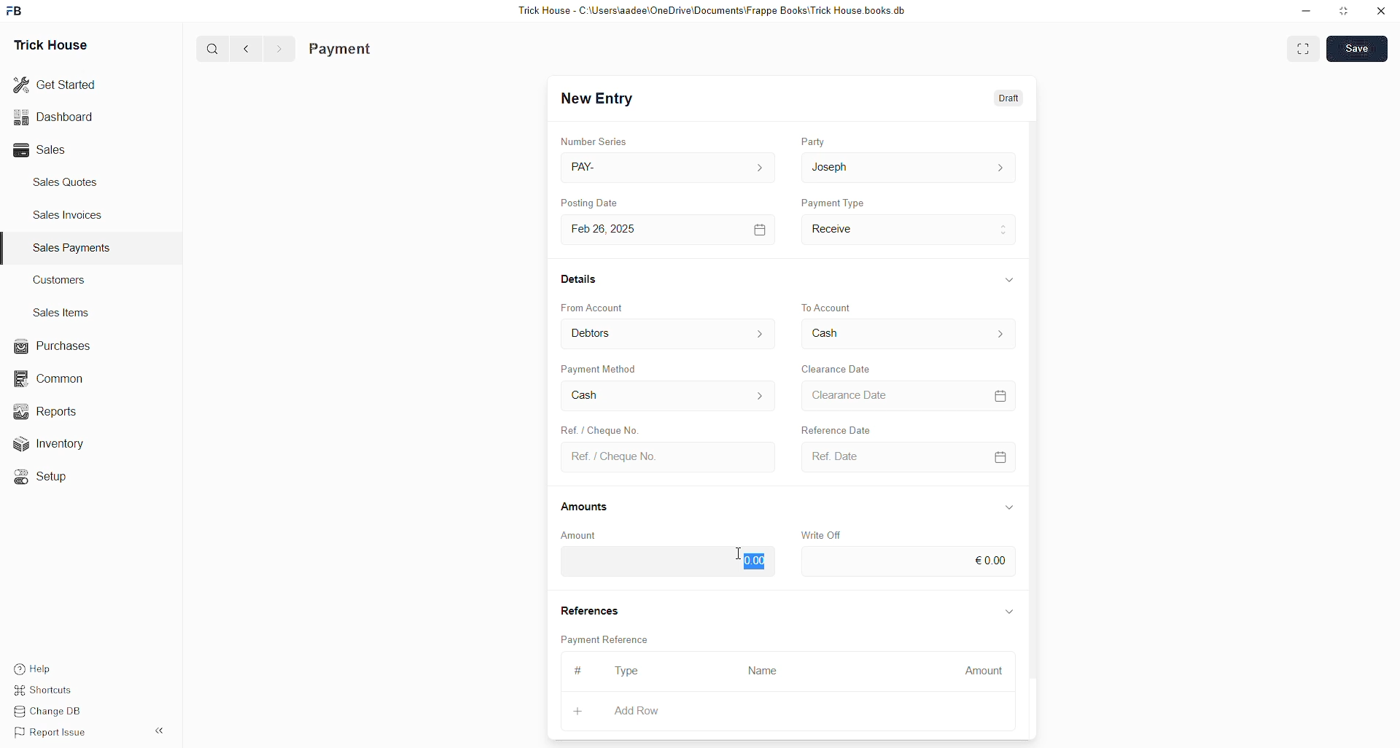  Describe the element at coordinates (67, 182) in the screenshot. I see `Sales Quotes.` at that location.